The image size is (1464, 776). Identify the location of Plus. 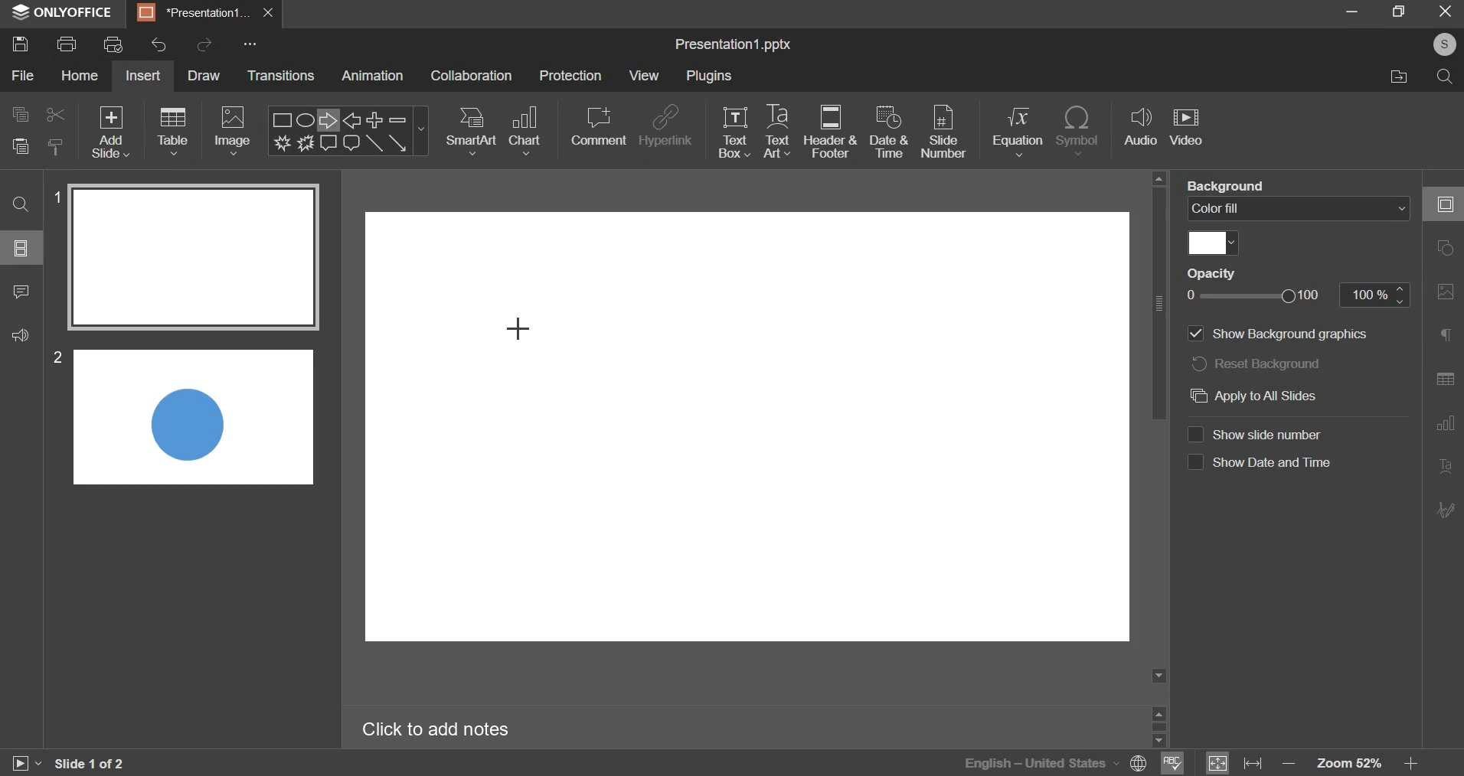
(375, 119).